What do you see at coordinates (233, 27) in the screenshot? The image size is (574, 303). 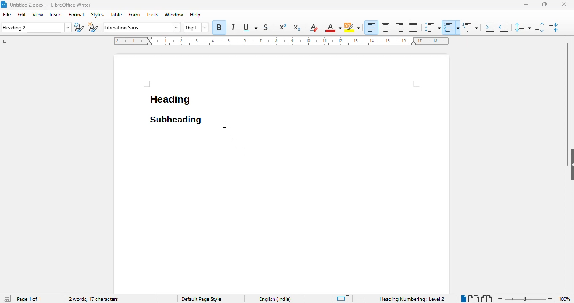 I see `italic` at bounding box center [233, 27].